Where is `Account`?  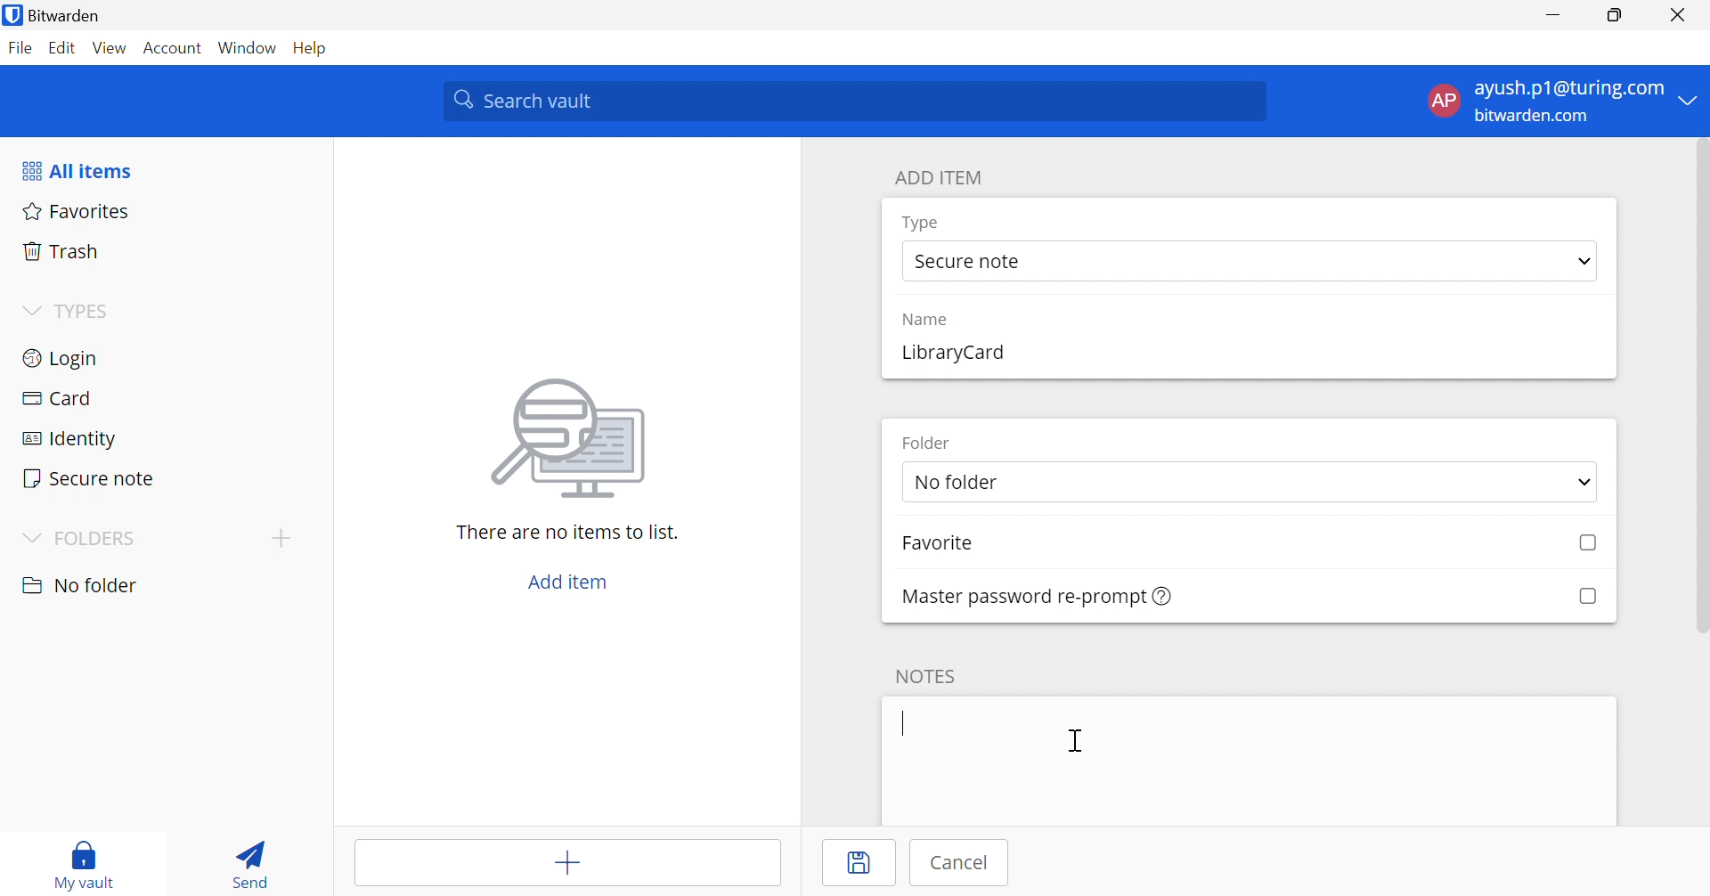
Account is located at coordinates (174, 46).